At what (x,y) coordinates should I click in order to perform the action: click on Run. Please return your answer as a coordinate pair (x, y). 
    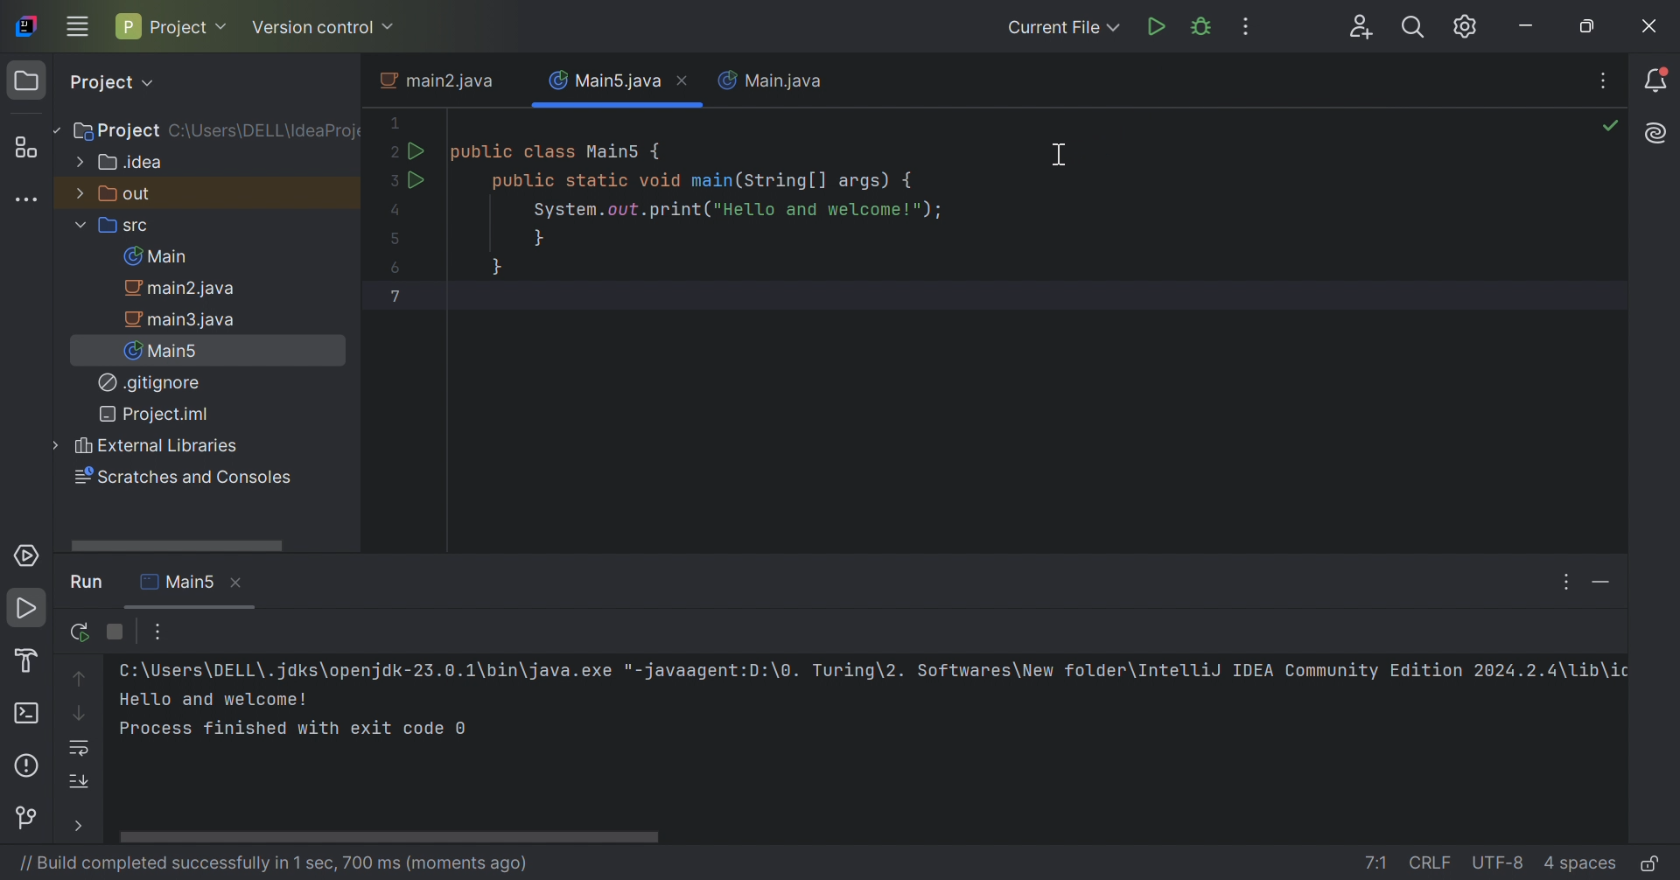
    Looking at the image, I should click on (87, 582).